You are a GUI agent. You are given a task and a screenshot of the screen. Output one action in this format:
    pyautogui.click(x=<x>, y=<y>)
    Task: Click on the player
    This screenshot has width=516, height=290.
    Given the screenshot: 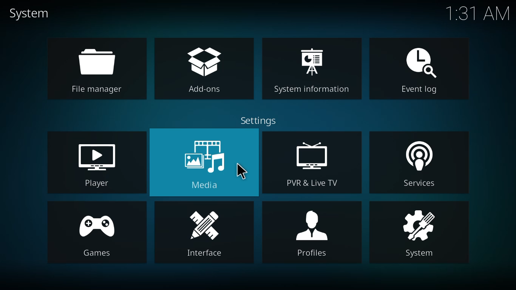 What is the action you would take?
    pyautogui.click(x=101, y=164)
    